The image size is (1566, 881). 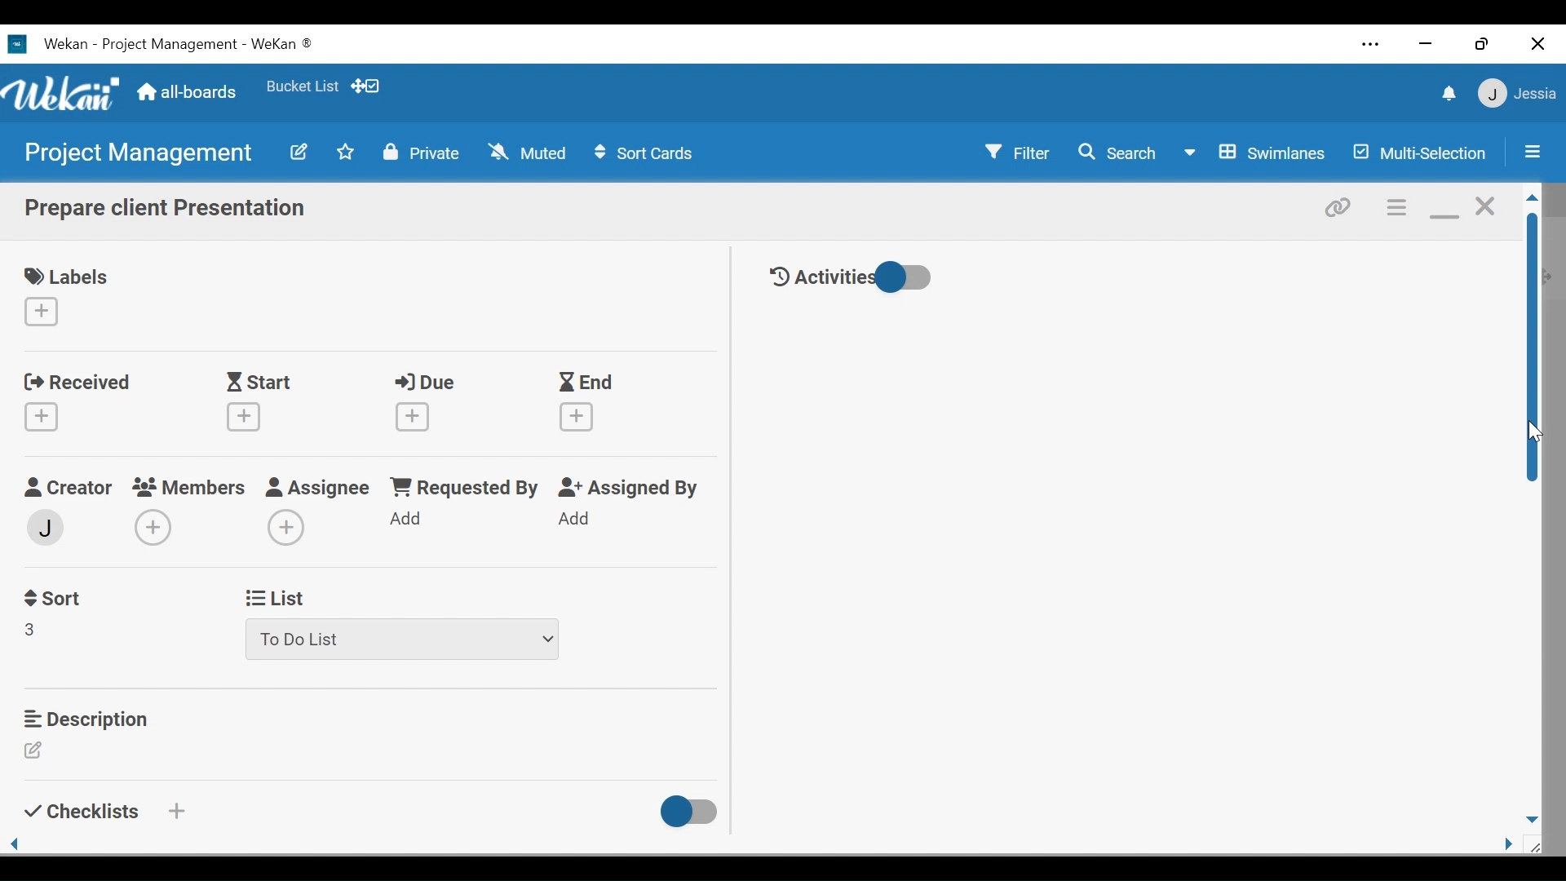 What do you see at coordinates (1372, 44) in the screenshot?
I see `Settings and more` at bounding box center [1372, 44].